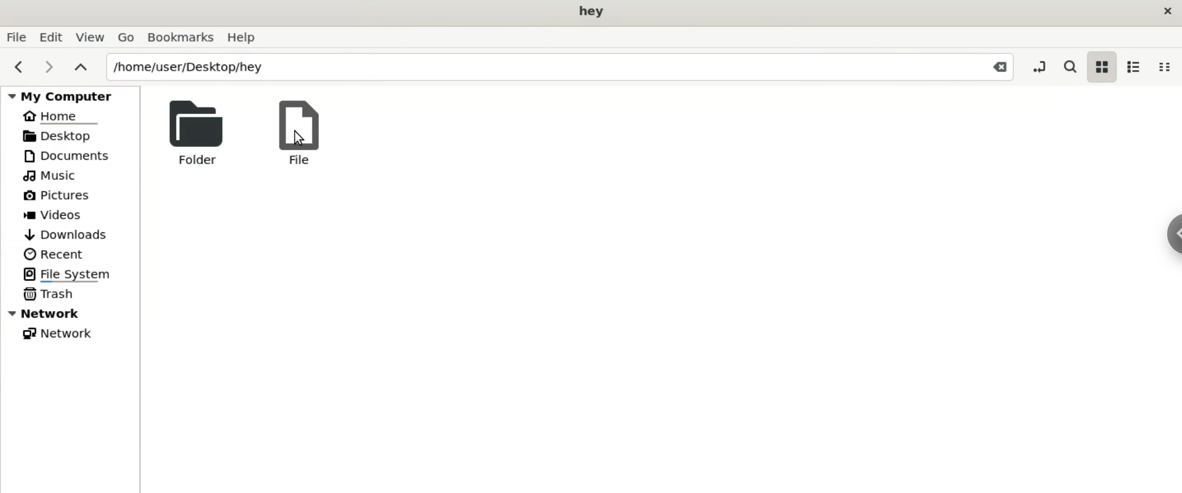  What do you see at coordinates (190, 132) in the screenshot?
I see `folder` at bounding box center [190, 132].